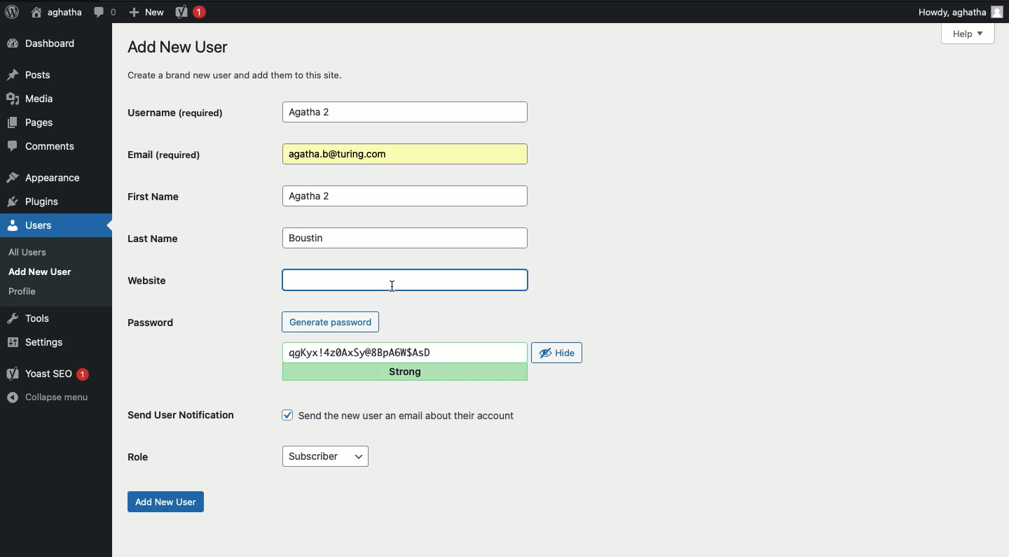 This screenshot has height=557, width=1009. I want to click on Role, so click(140, 456).